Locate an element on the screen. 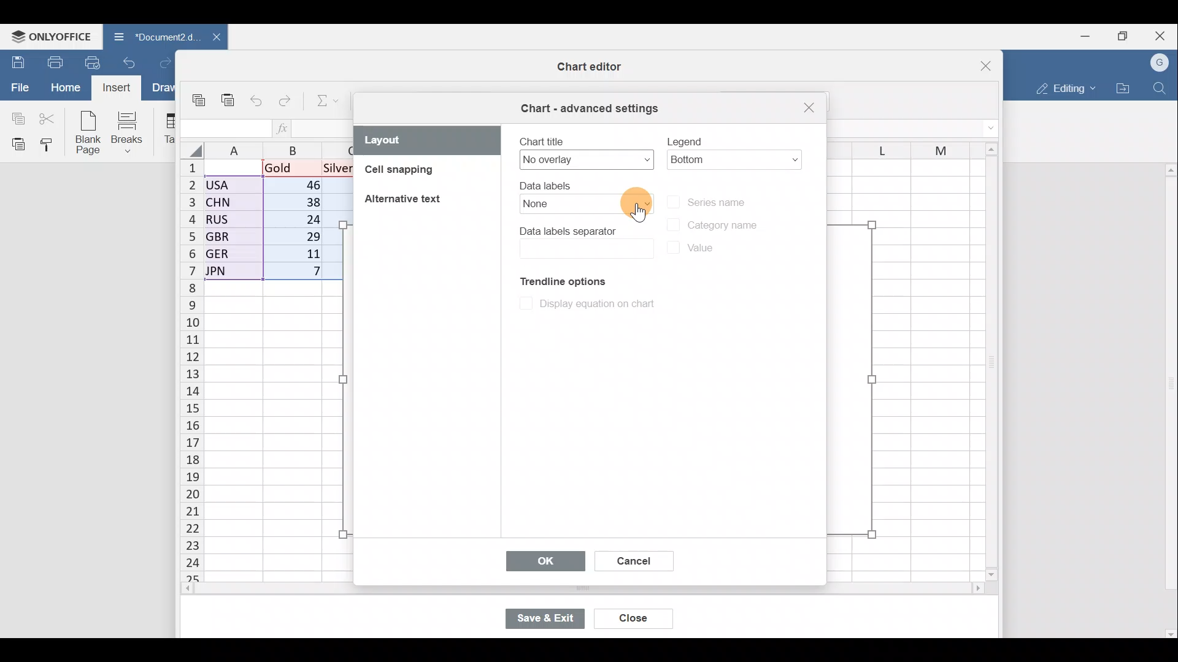 Image resolution: width=1178 pixels, height=662 pixels. Series name is located at coordinates (723, 200).